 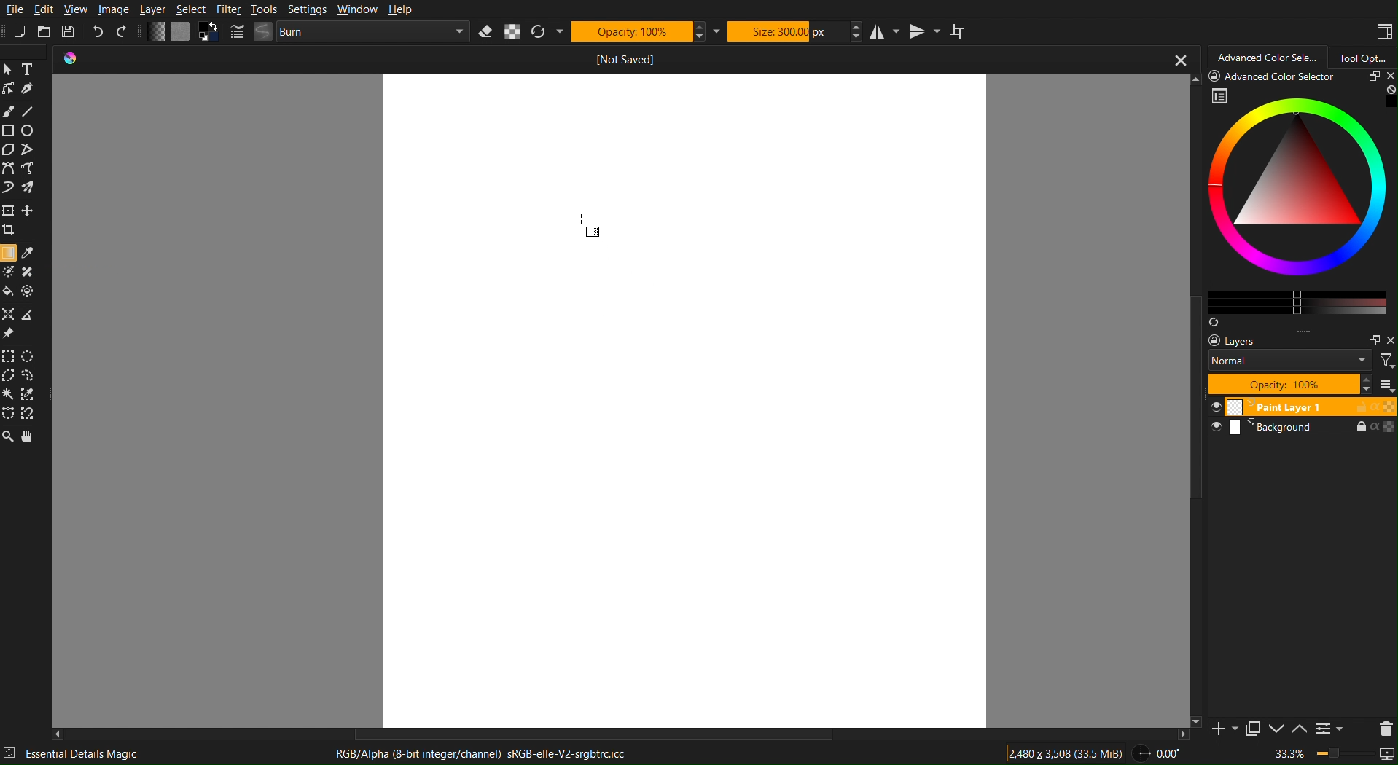 I want to click on Zoom, so click(x=1336, y=756).